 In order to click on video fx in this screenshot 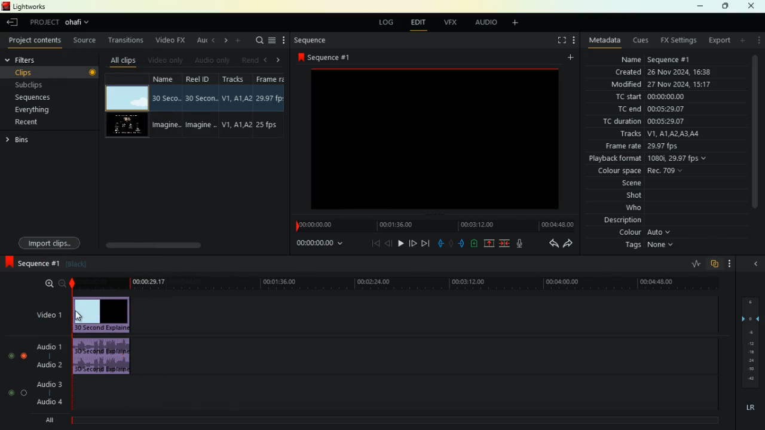, I will do `click(172, 40)`.